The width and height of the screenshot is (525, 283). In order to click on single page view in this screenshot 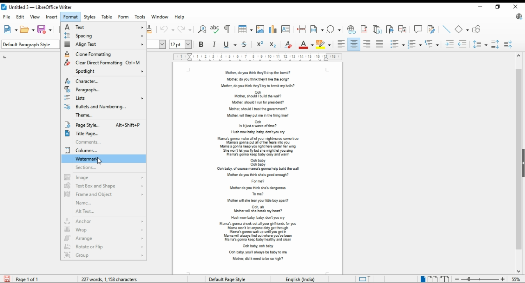, I will do `click(422, 279)`.